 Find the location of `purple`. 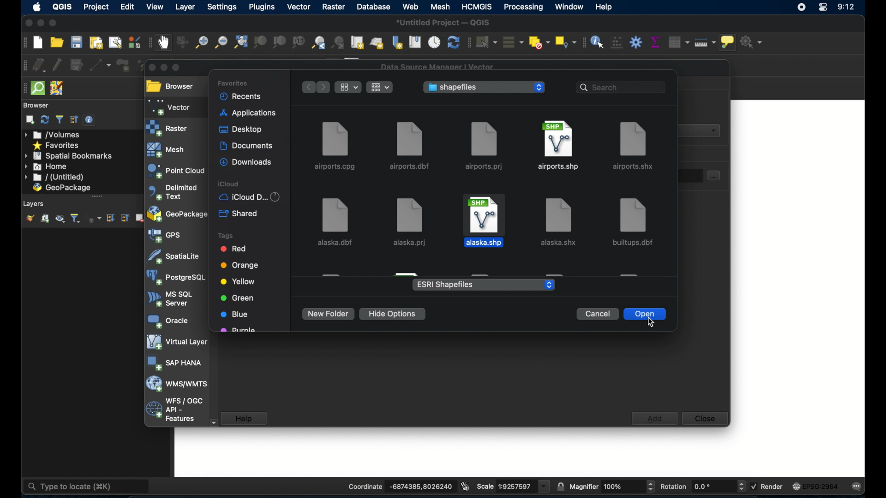

purple is located at coordinates (237, 330).